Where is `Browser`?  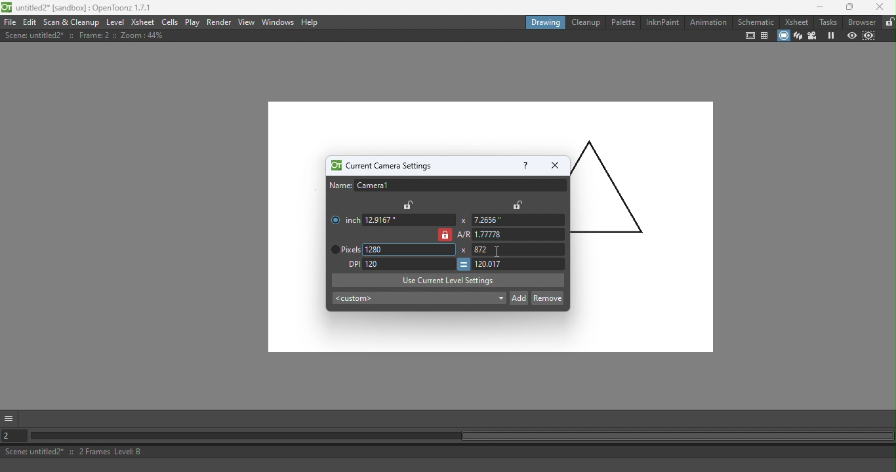
Browser is located at coordinates (862, 22).